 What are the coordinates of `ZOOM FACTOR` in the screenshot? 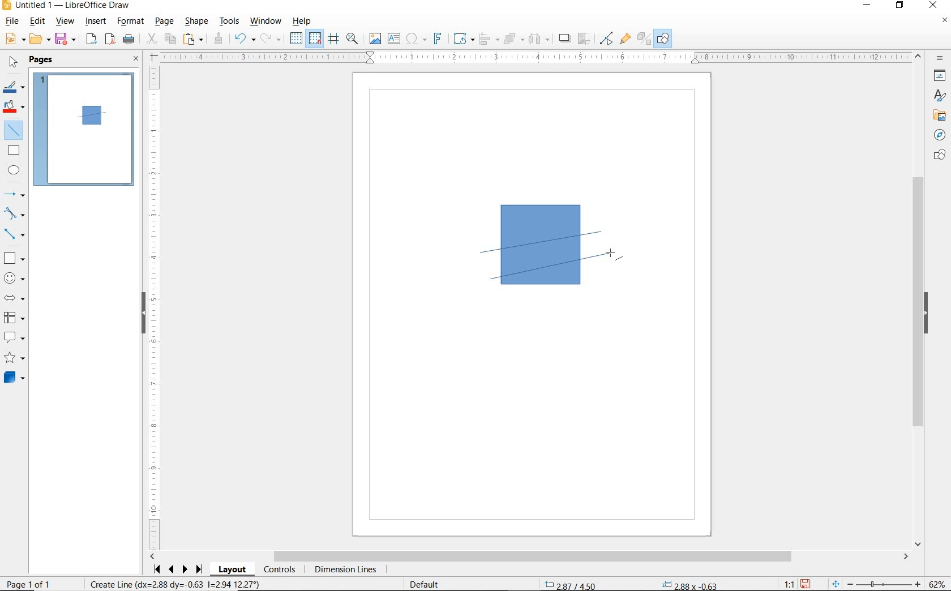 It's located at (936, 584).